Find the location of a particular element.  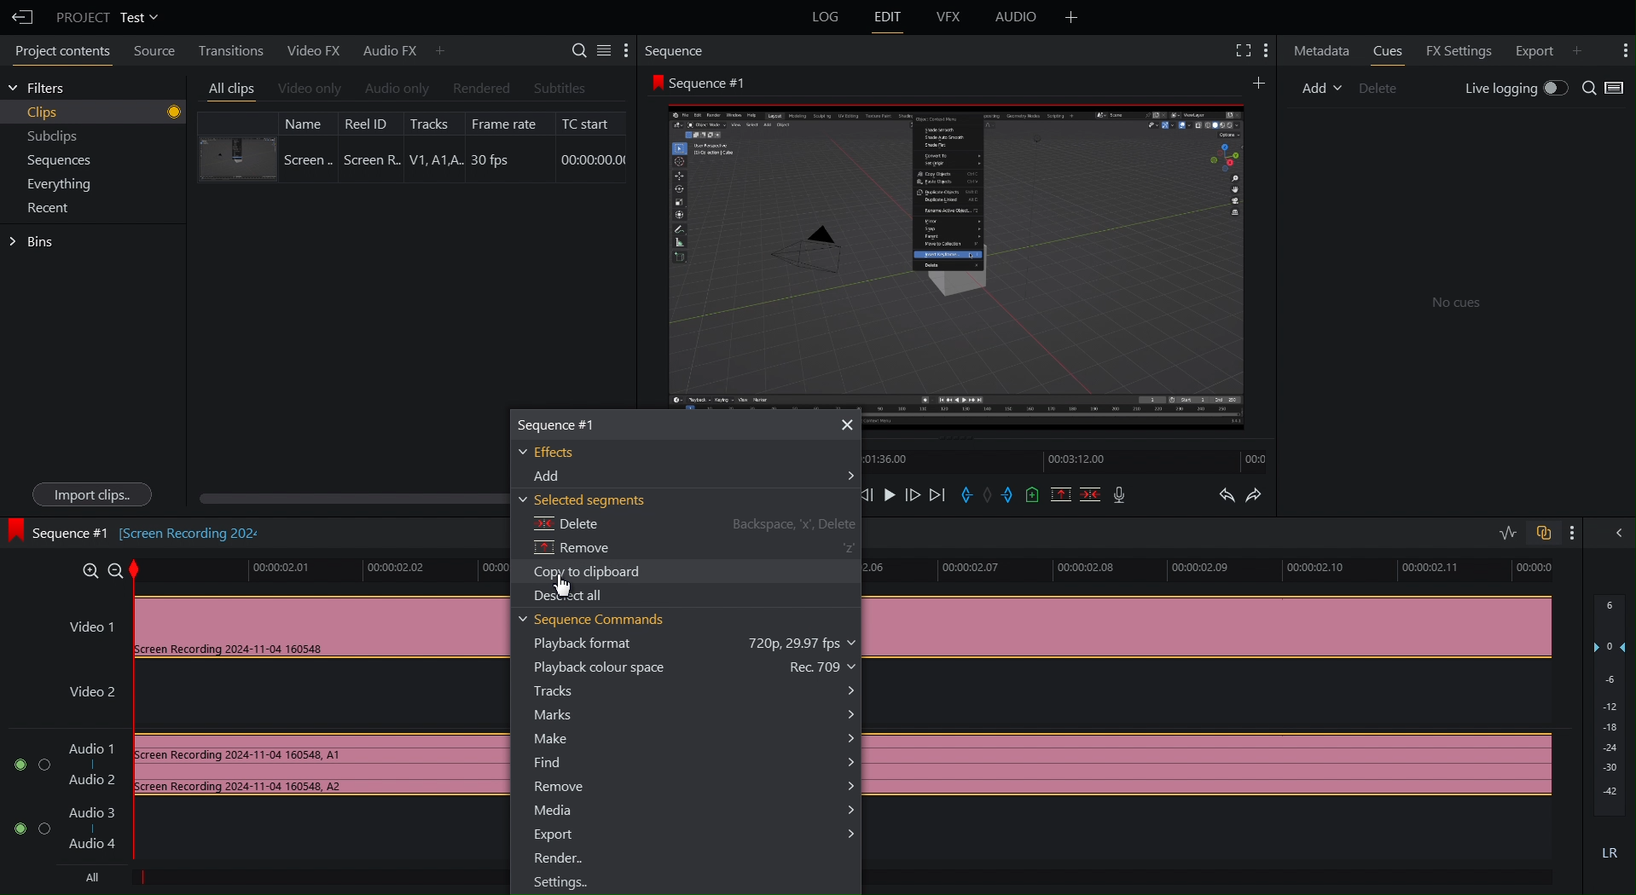

Export is located at coordinates (1543, 51).